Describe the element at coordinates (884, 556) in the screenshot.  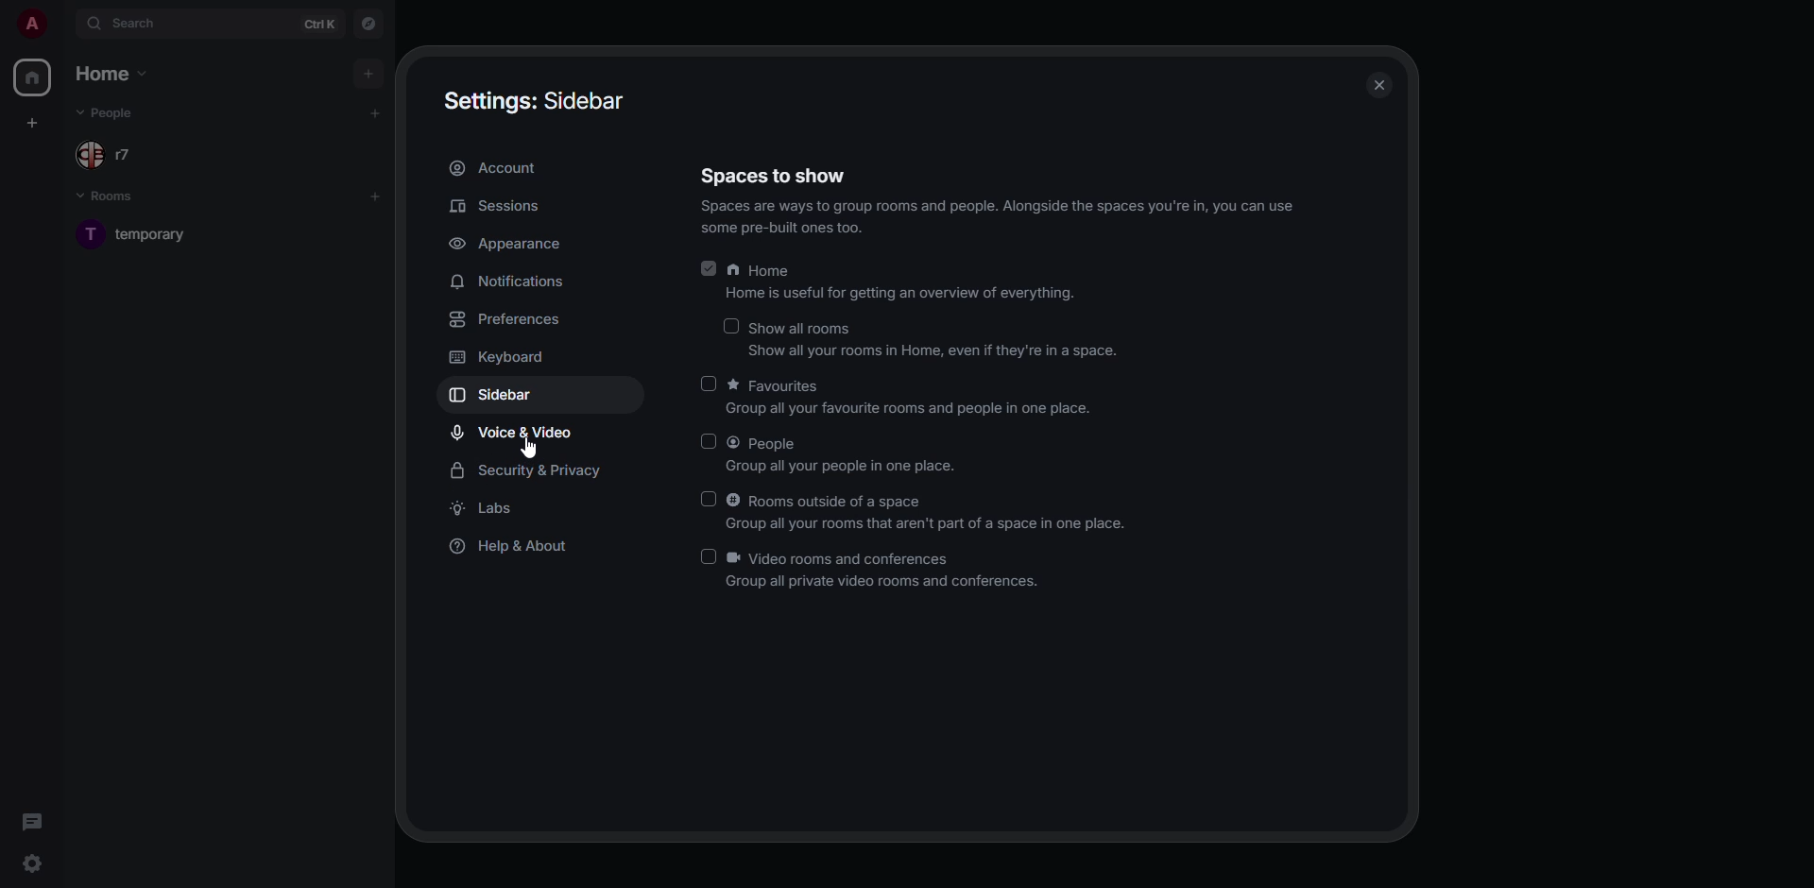
I see `video rooms and conferences` at that location.